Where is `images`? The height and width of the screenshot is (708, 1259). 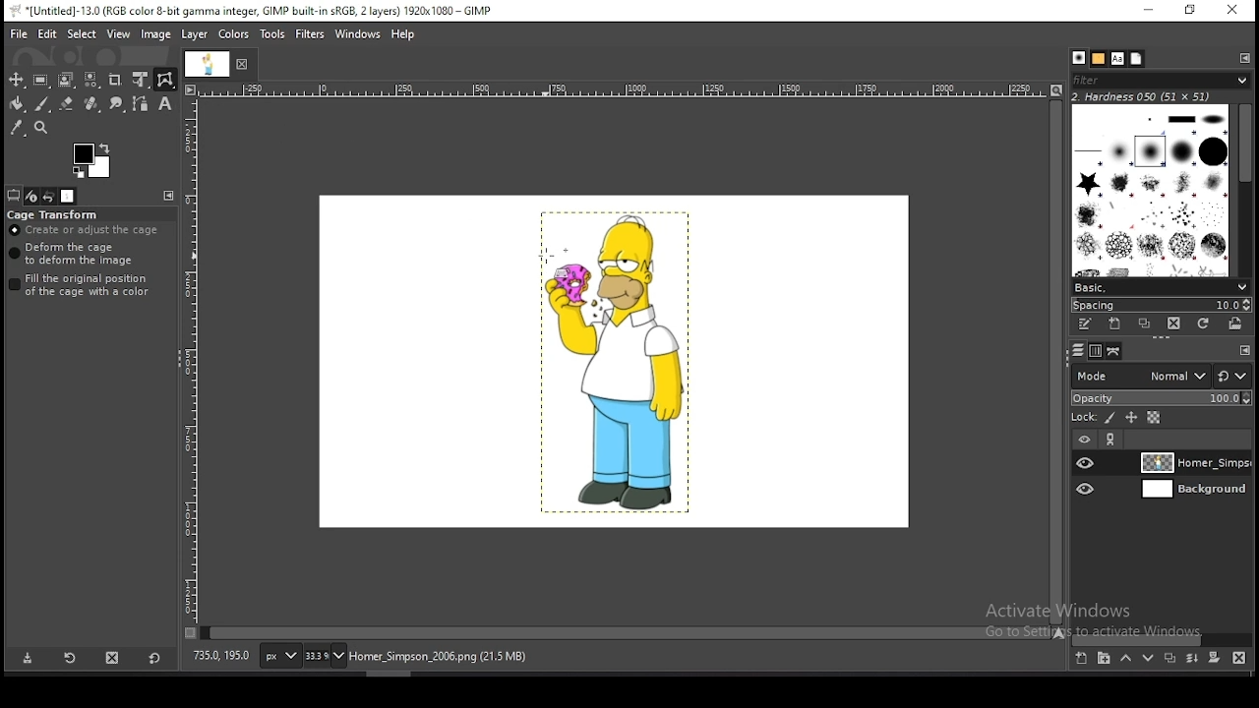 images is located at coordinates (69, 197).